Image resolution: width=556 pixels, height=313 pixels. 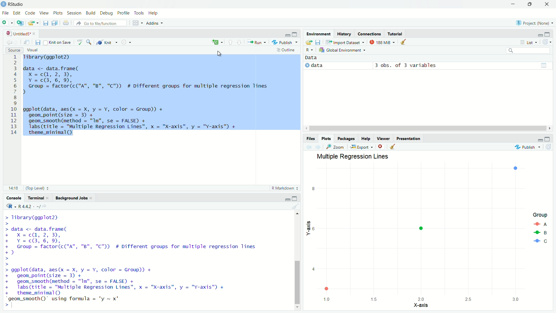 What do you see at coordinates (30, 13) in the screenshot?
I see `Code` at bounding box center [30, 13].